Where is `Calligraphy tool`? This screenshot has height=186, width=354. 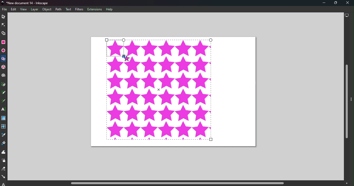
Calligraphy tool is located at coordinates (4, 101).